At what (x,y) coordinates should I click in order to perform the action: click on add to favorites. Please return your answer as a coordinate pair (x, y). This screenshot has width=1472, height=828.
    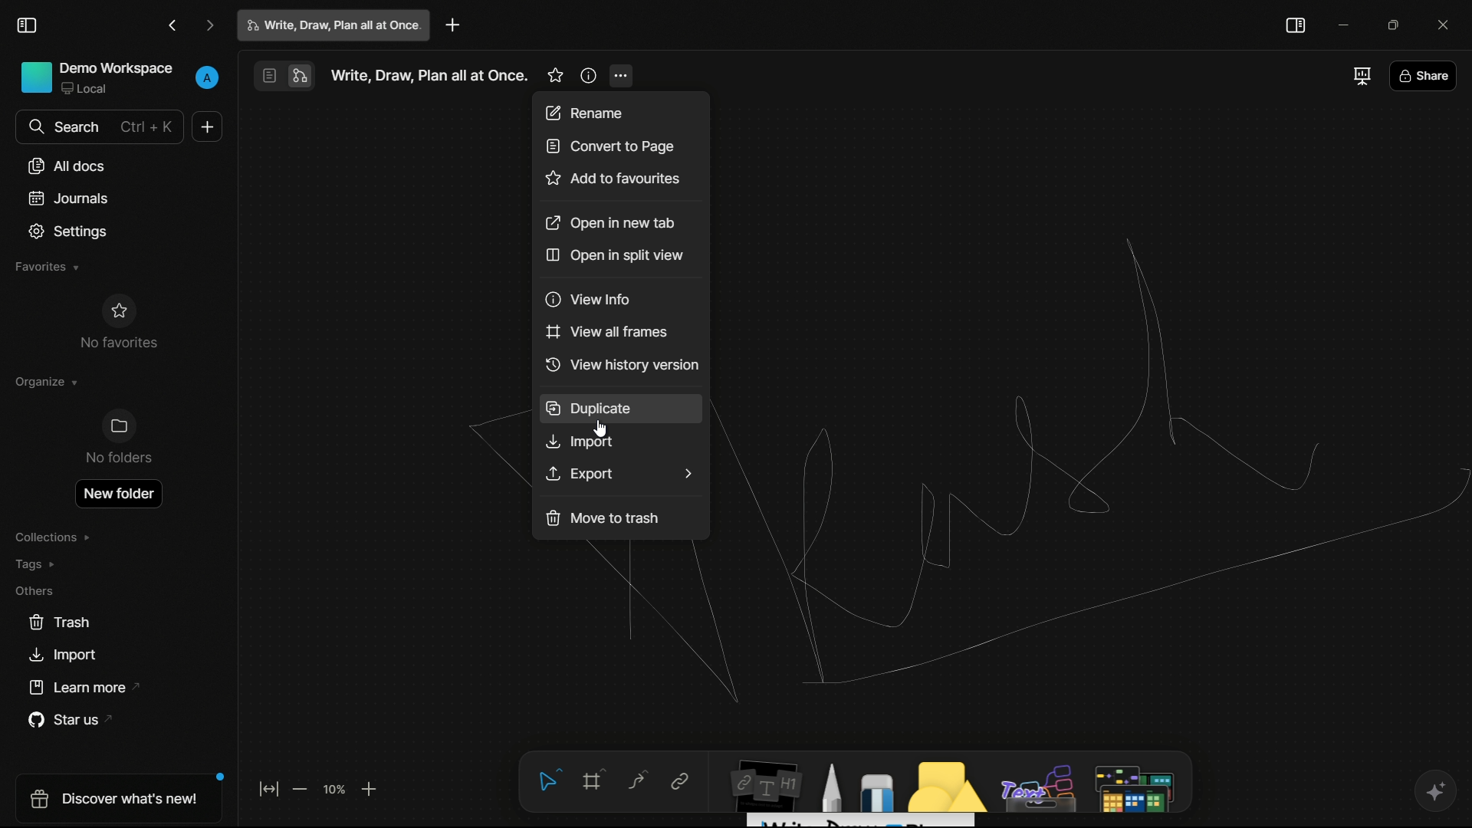
    Looking at the image, I should click on (613, 179).